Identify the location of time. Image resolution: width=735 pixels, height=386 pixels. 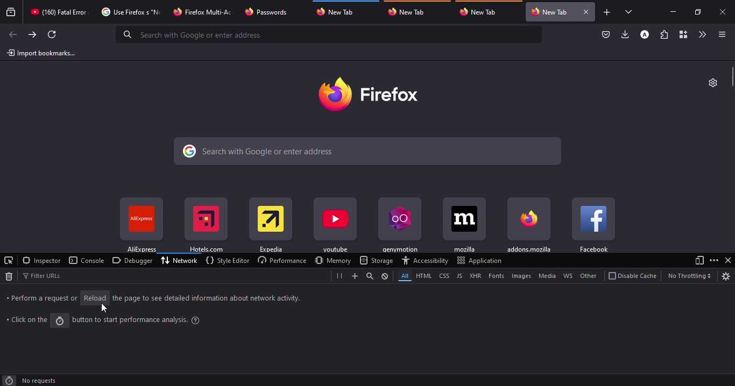
(9, 381).